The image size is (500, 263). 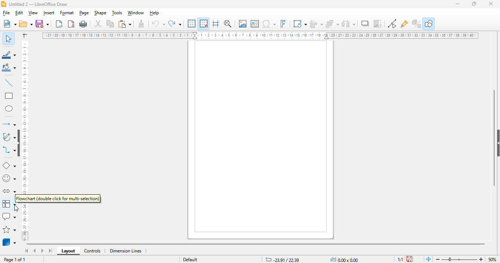 What do you see at coordinates (72, 24) in the screenshot?
I see `export directly as PDF` at bounding box center [72, 24].